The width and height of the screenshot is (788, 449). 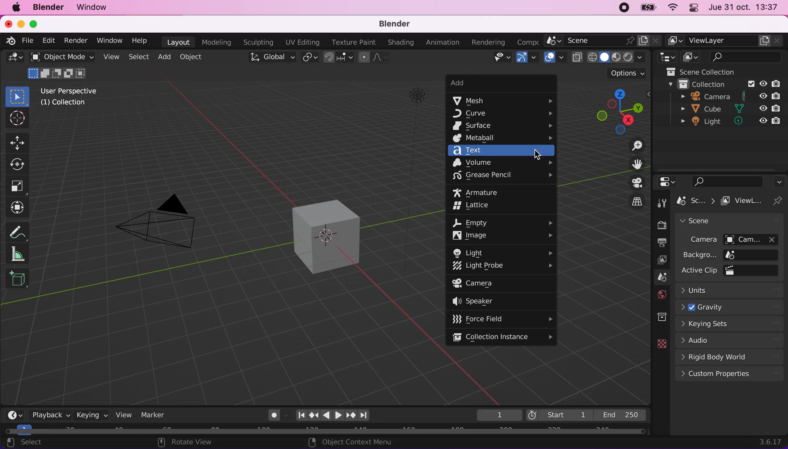 I want to click on move the view, so click(x=632, y=163).